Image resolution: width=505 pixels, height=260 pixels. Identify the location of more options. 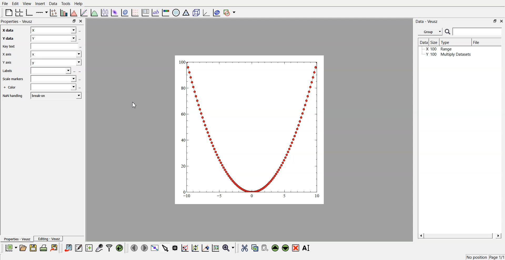
(78, 70).